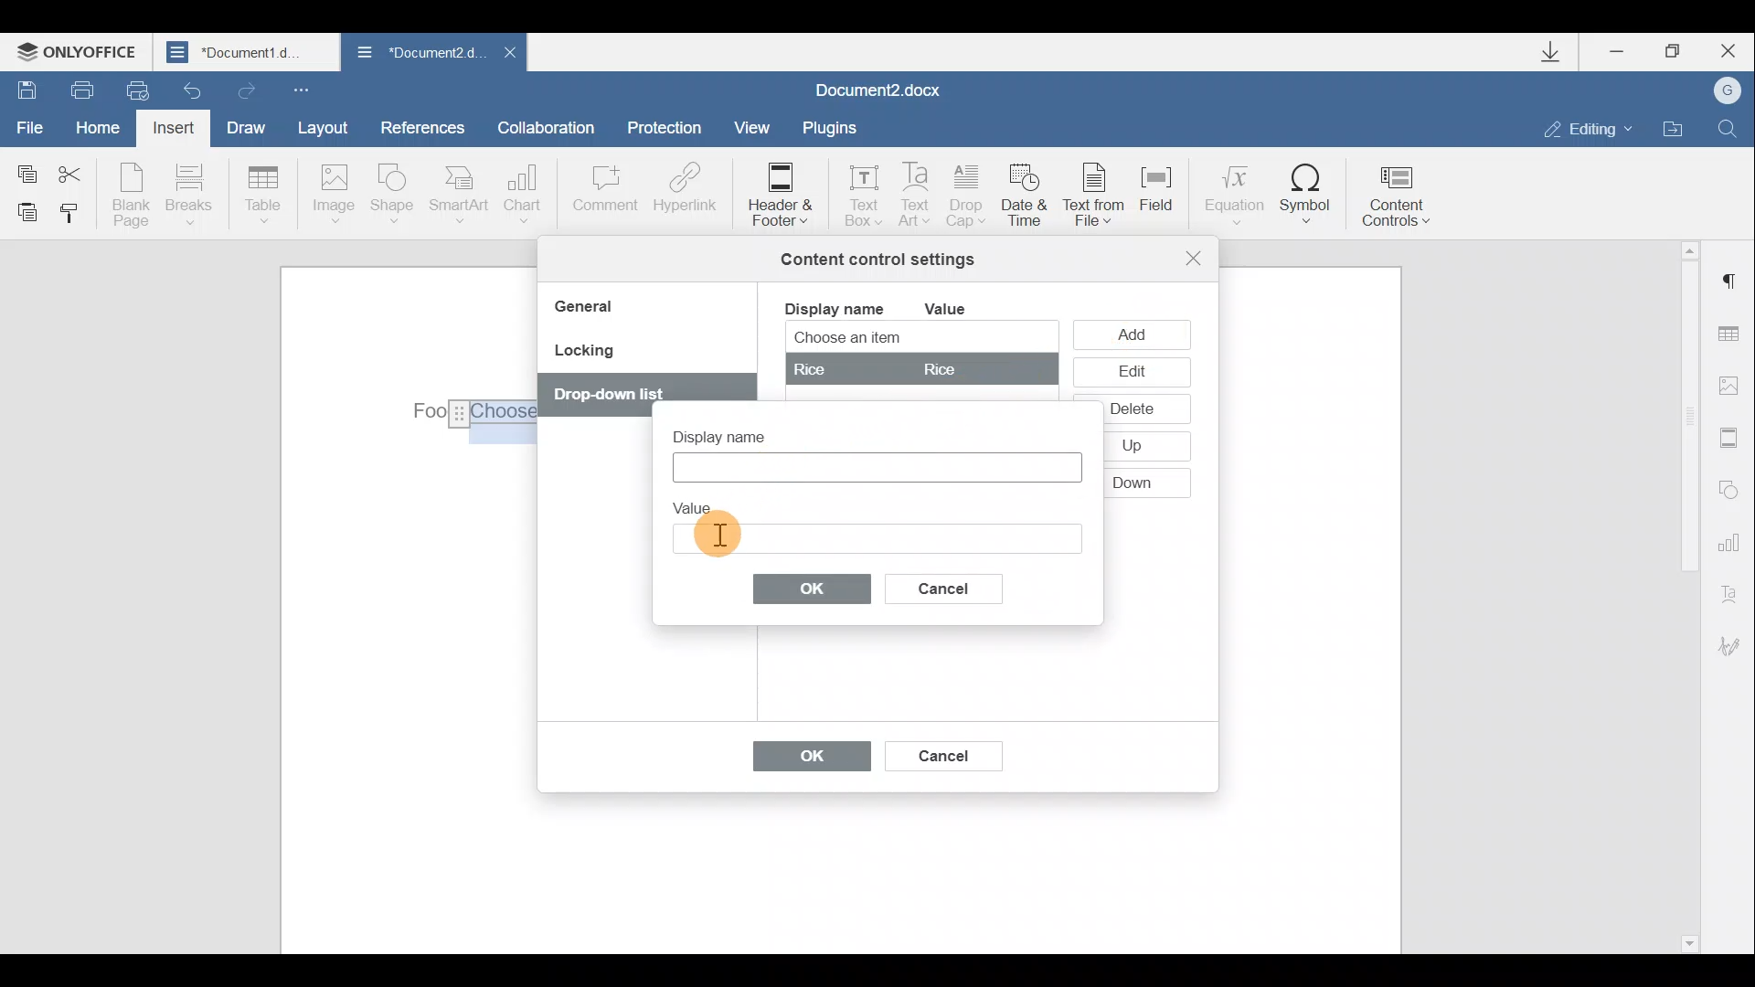  Describe the element at coordinates (1731, 281) in the screenshot. I see `Paragraph settings` at that location.